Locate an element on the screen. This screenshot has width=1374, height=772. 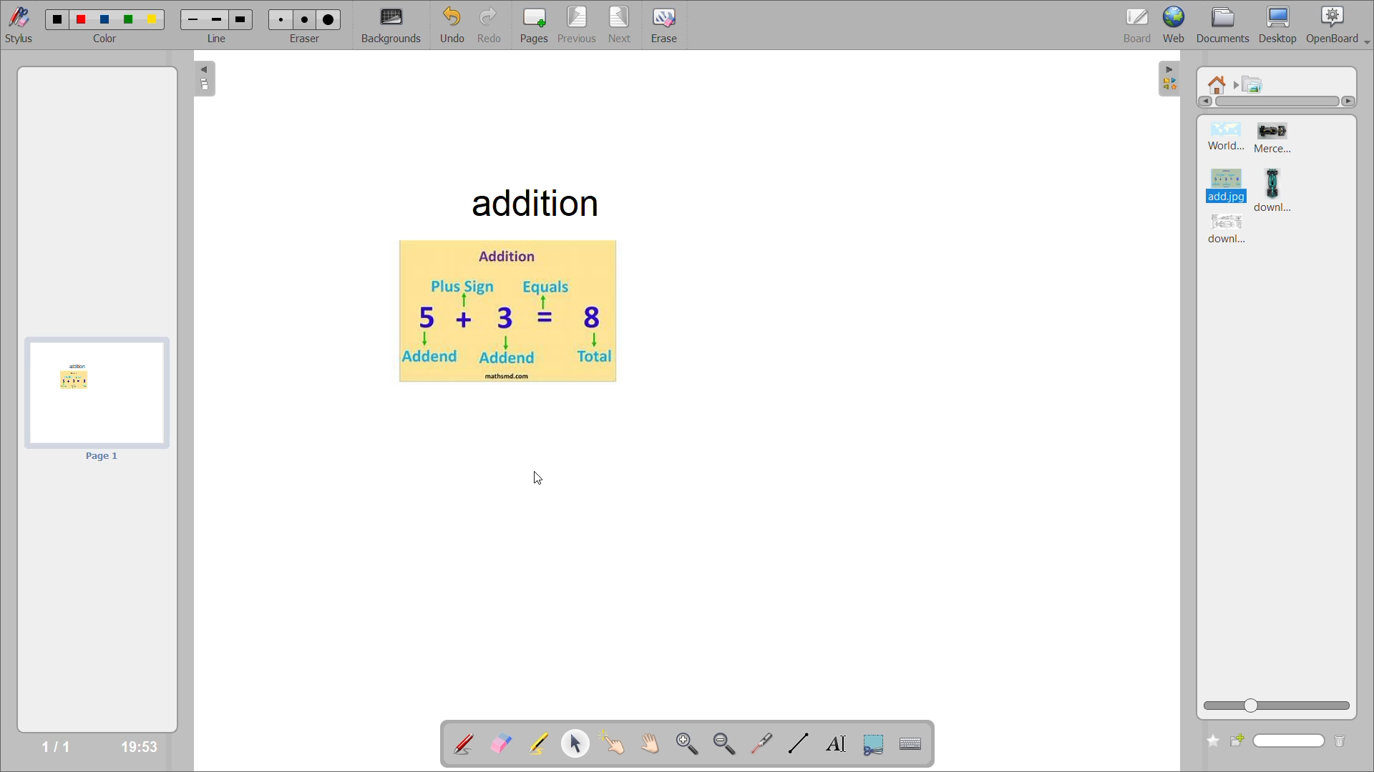
color 5 is located at coordinates (152, 21).